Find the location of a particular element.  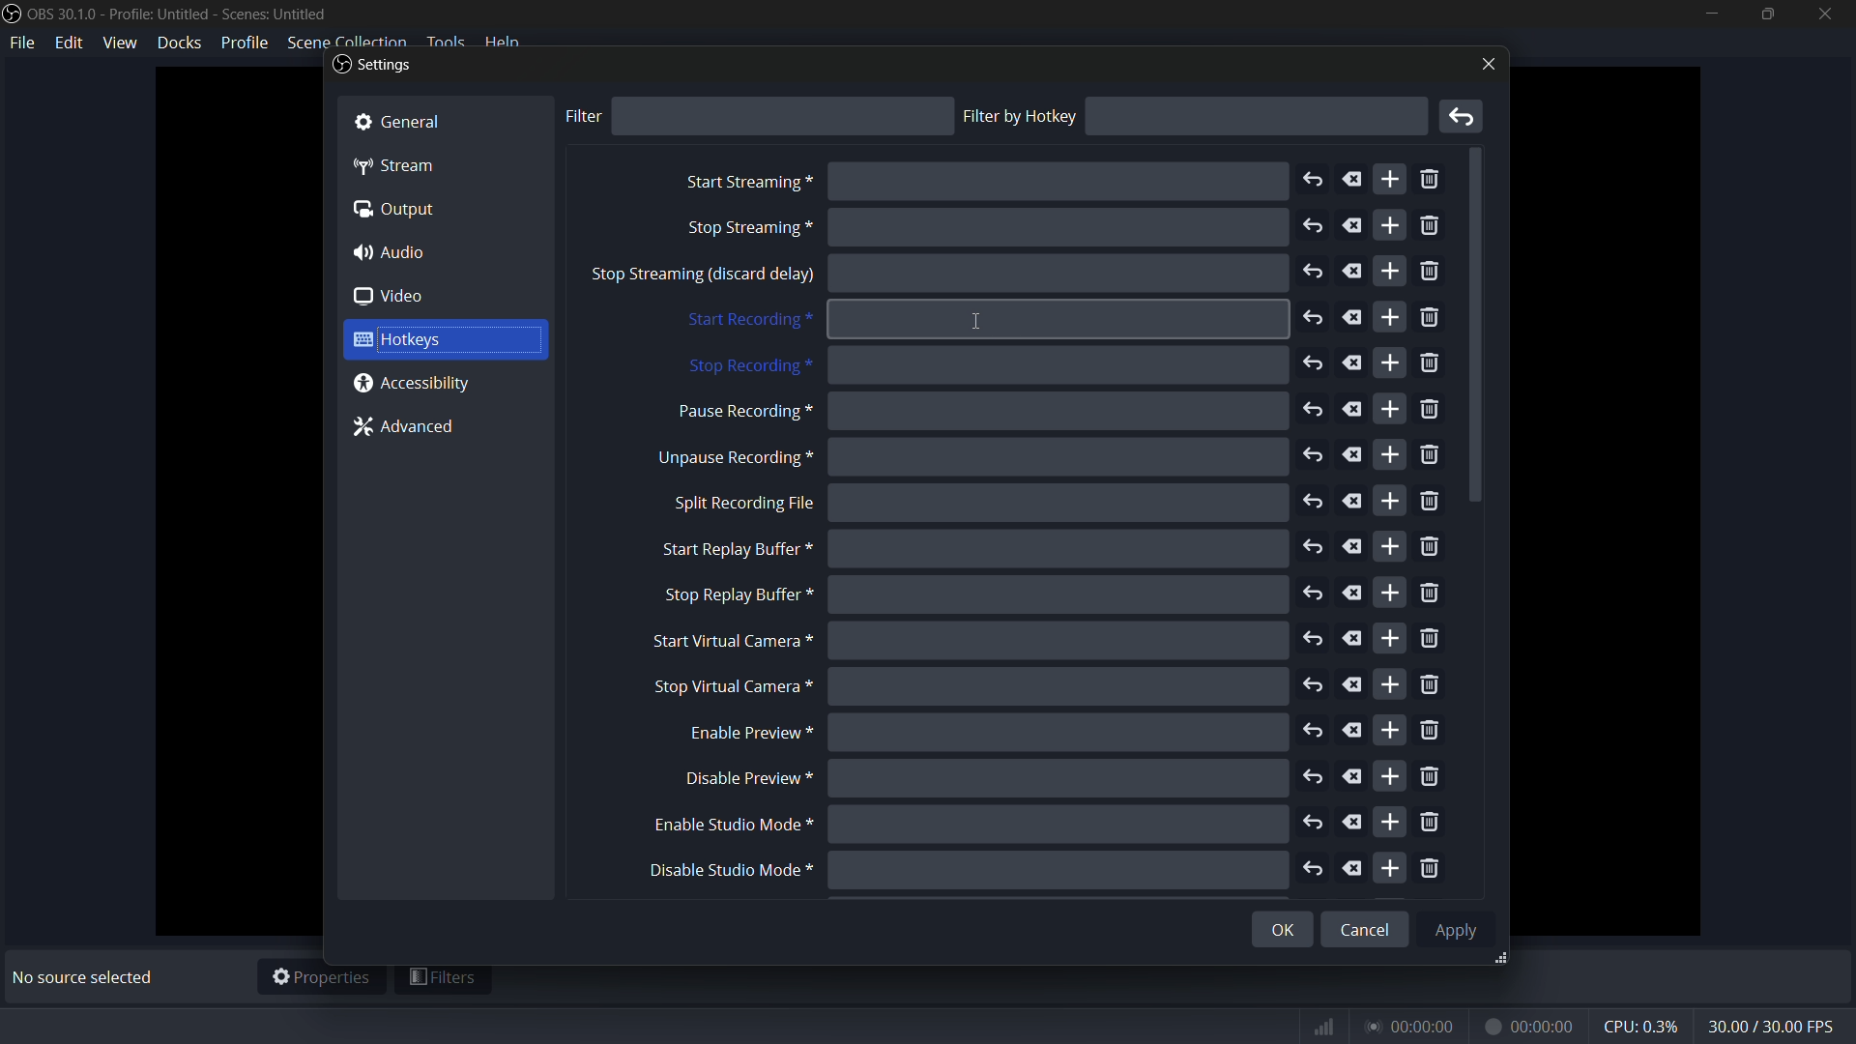

start virtual camera is located at coordinates (726, 642).